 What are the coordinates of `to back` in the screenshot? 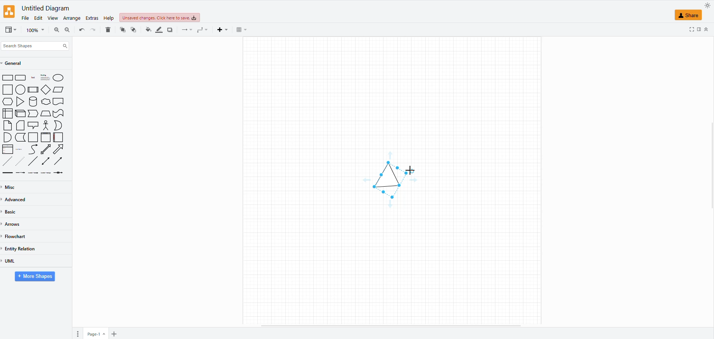 It's located at (122, 29).